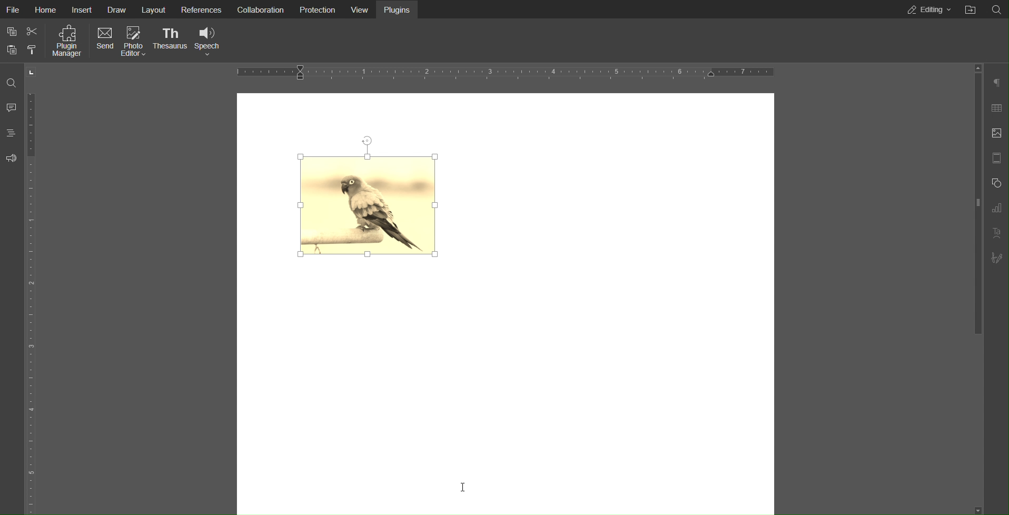 This screenshot has width=1009, height=515. I want to click on Shape Settings, so click(997, 183).